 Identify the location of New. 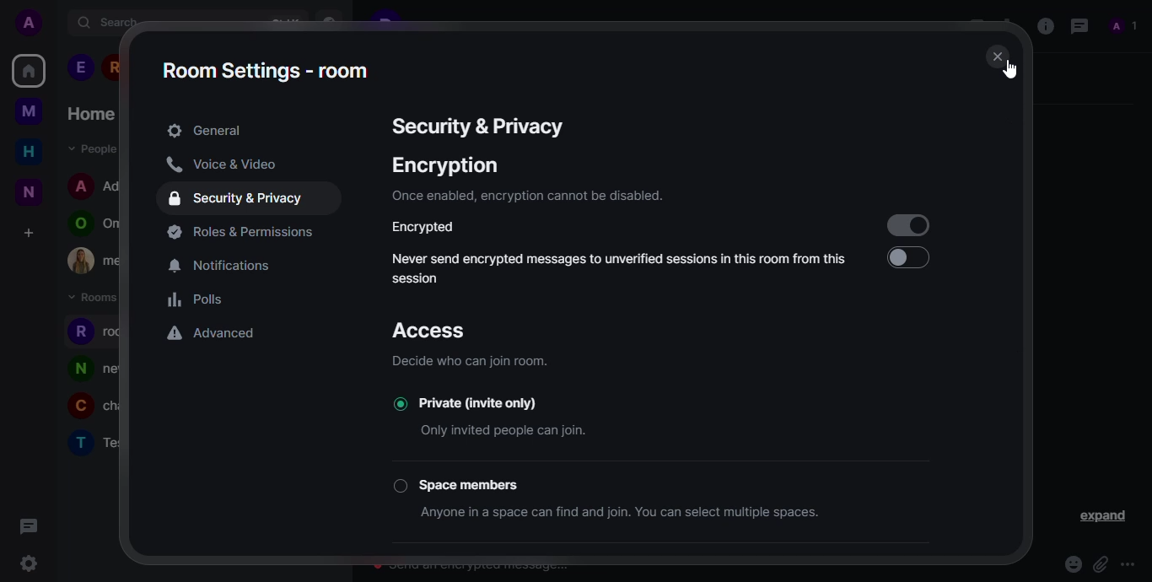
(28, 194).